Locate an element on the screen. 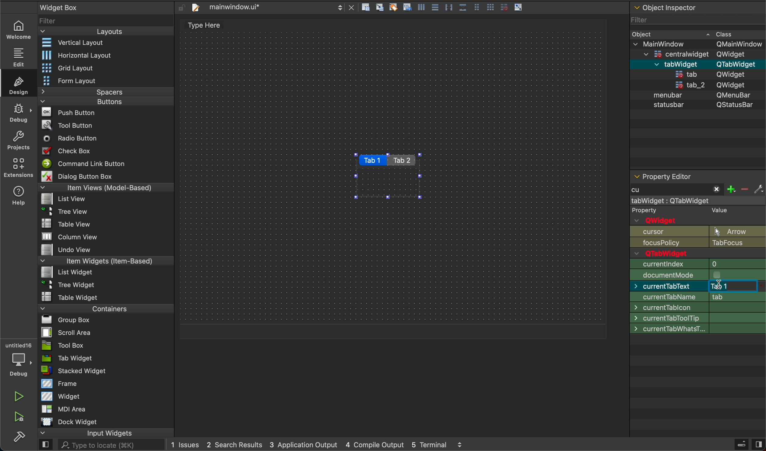 This screenshot has width=766, height=451. =centralwidaet OWidaet is located at coordinates (695, 53).